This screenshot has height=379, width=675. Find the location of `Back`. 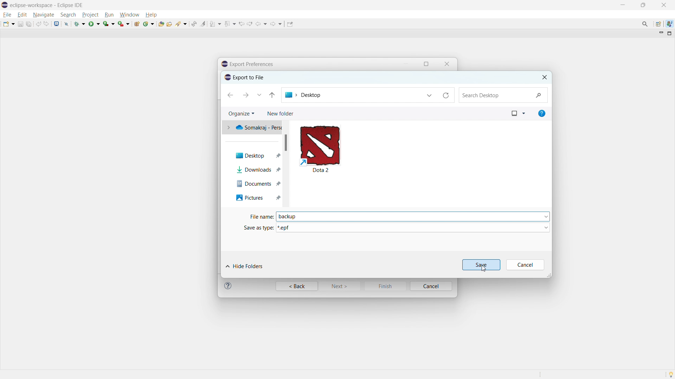

Back is located at coordinates (296, 286).